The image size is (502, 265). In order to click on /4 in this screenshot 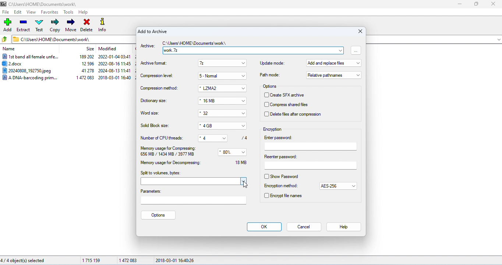, I will do `click(243, 138)`.